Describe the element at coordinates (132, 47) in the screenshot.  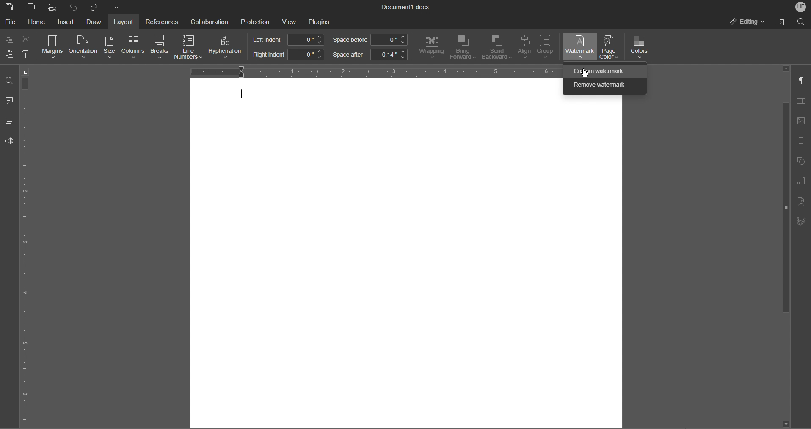
I see `Columns` at that location.